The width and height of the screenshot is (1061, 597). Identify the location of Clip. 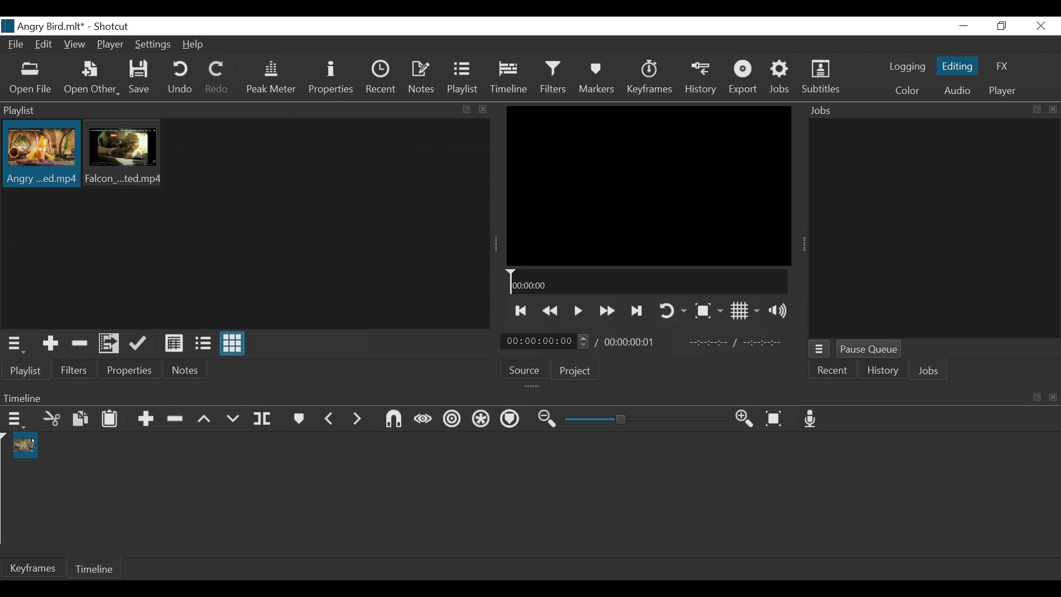
(40, 155).